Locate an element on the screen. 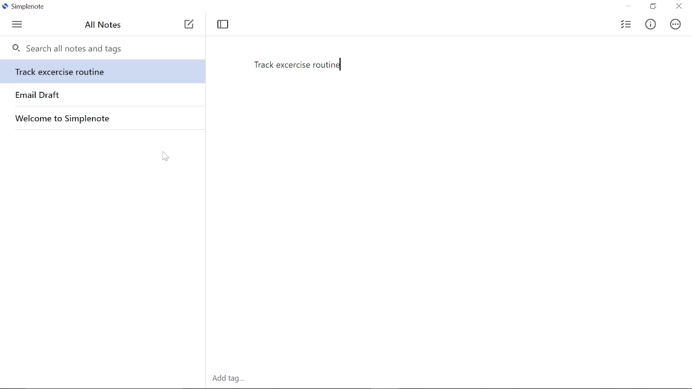 The image size is (692, 389). New note added to track exercise routine is located at coordinates (300, 65).